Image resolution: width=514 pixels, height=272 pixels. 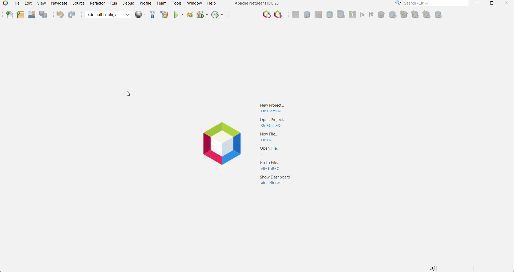 I want to click on Run Main Project, so click(x=178, y=15).